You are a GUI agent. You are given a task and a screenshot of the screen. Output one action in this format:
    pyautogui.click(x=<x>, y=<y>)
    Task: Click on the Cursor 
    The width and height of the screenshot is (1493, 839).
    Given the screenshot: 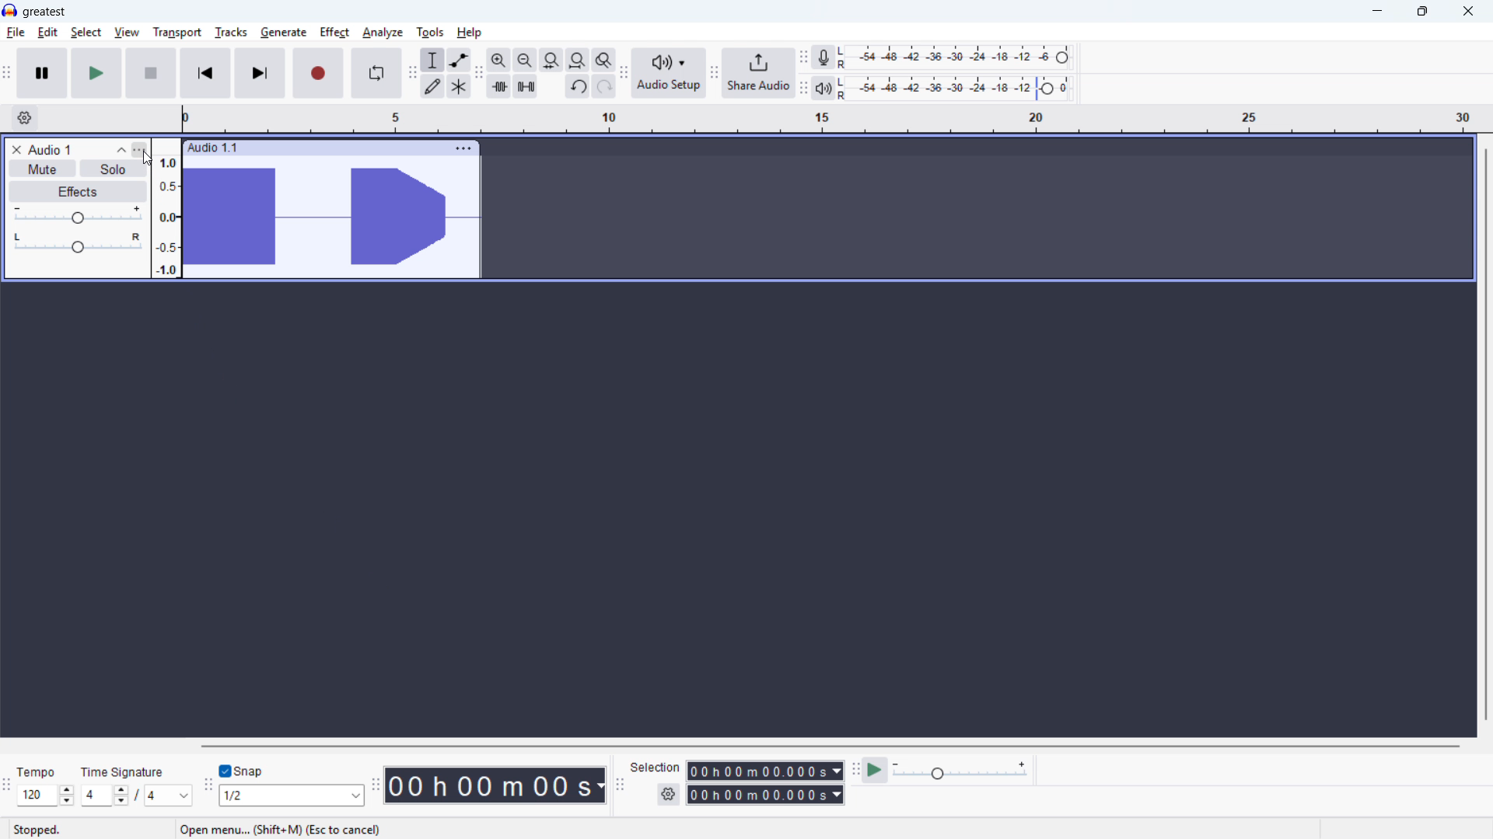 What is the action you would take?
    pyautogui.click(x=149, y=158)
    